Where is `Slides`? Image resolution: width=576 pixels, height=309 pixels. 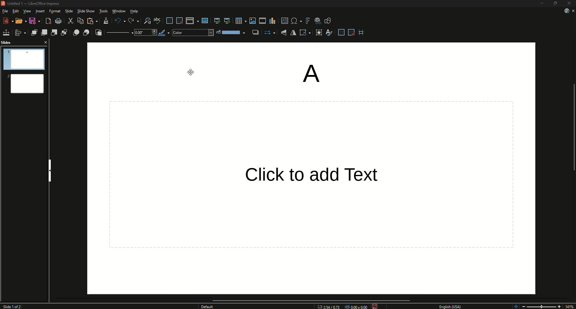 Slides is located at coordinates (9, 42).